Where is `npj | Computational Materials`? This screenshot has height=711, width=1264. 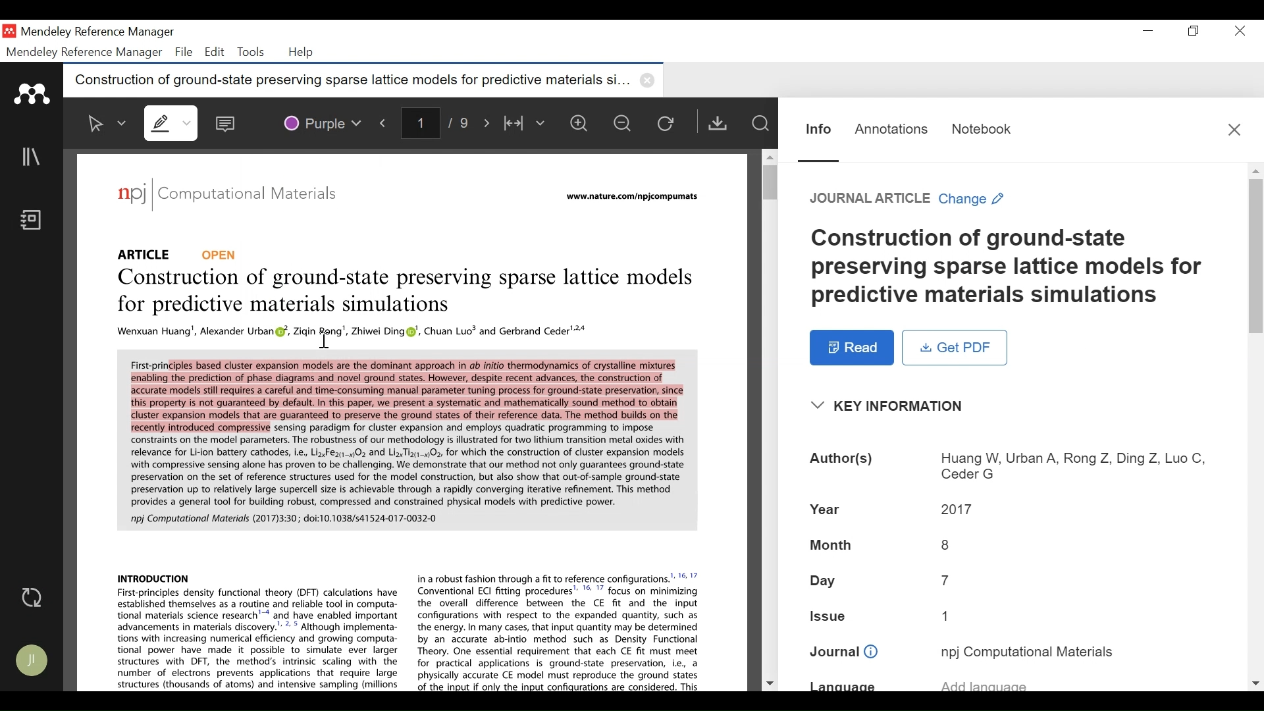
npj | Computational Materials is located at coordinates (228, 196).